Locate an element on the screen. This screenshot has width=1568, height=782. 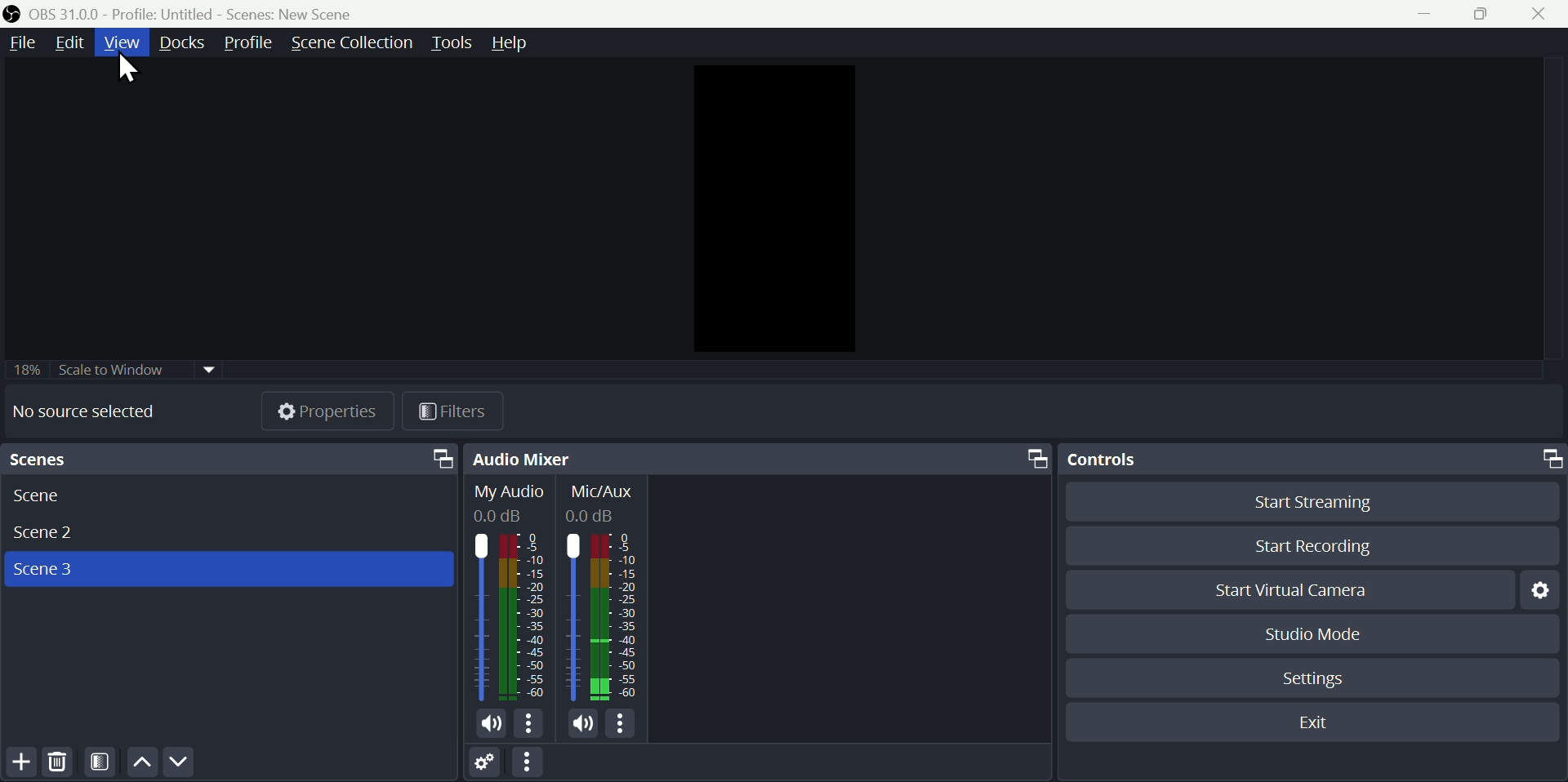
Scale to window is located at coordinates (152, 369).